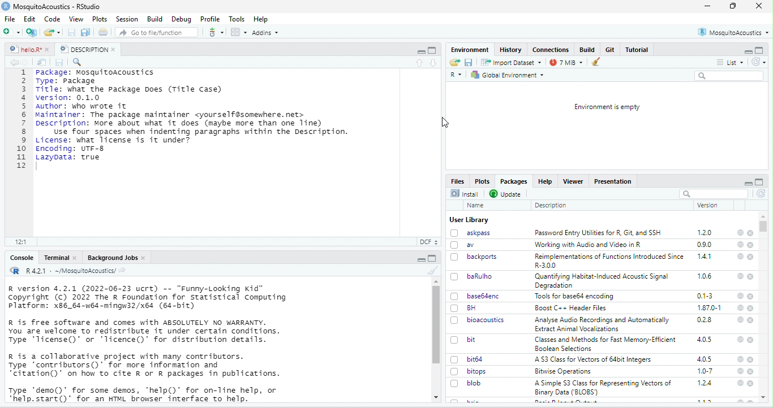 The height and width of the screenshot is (408, 773). What do you see at coordinates (53, 19) in the screenshot?
I see `Code` at bounding box center [53, 19].